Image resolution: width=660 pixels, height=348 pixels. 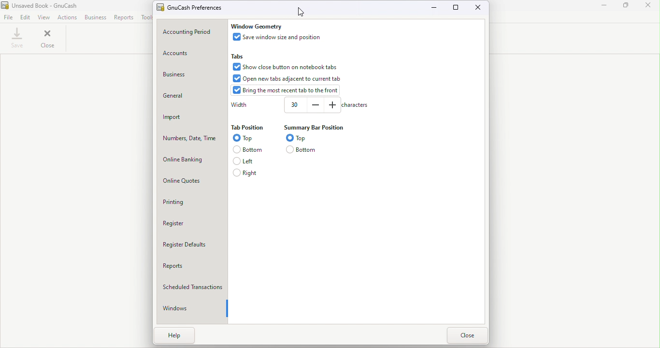 I want to click on Top, so click(x=243, y=138).